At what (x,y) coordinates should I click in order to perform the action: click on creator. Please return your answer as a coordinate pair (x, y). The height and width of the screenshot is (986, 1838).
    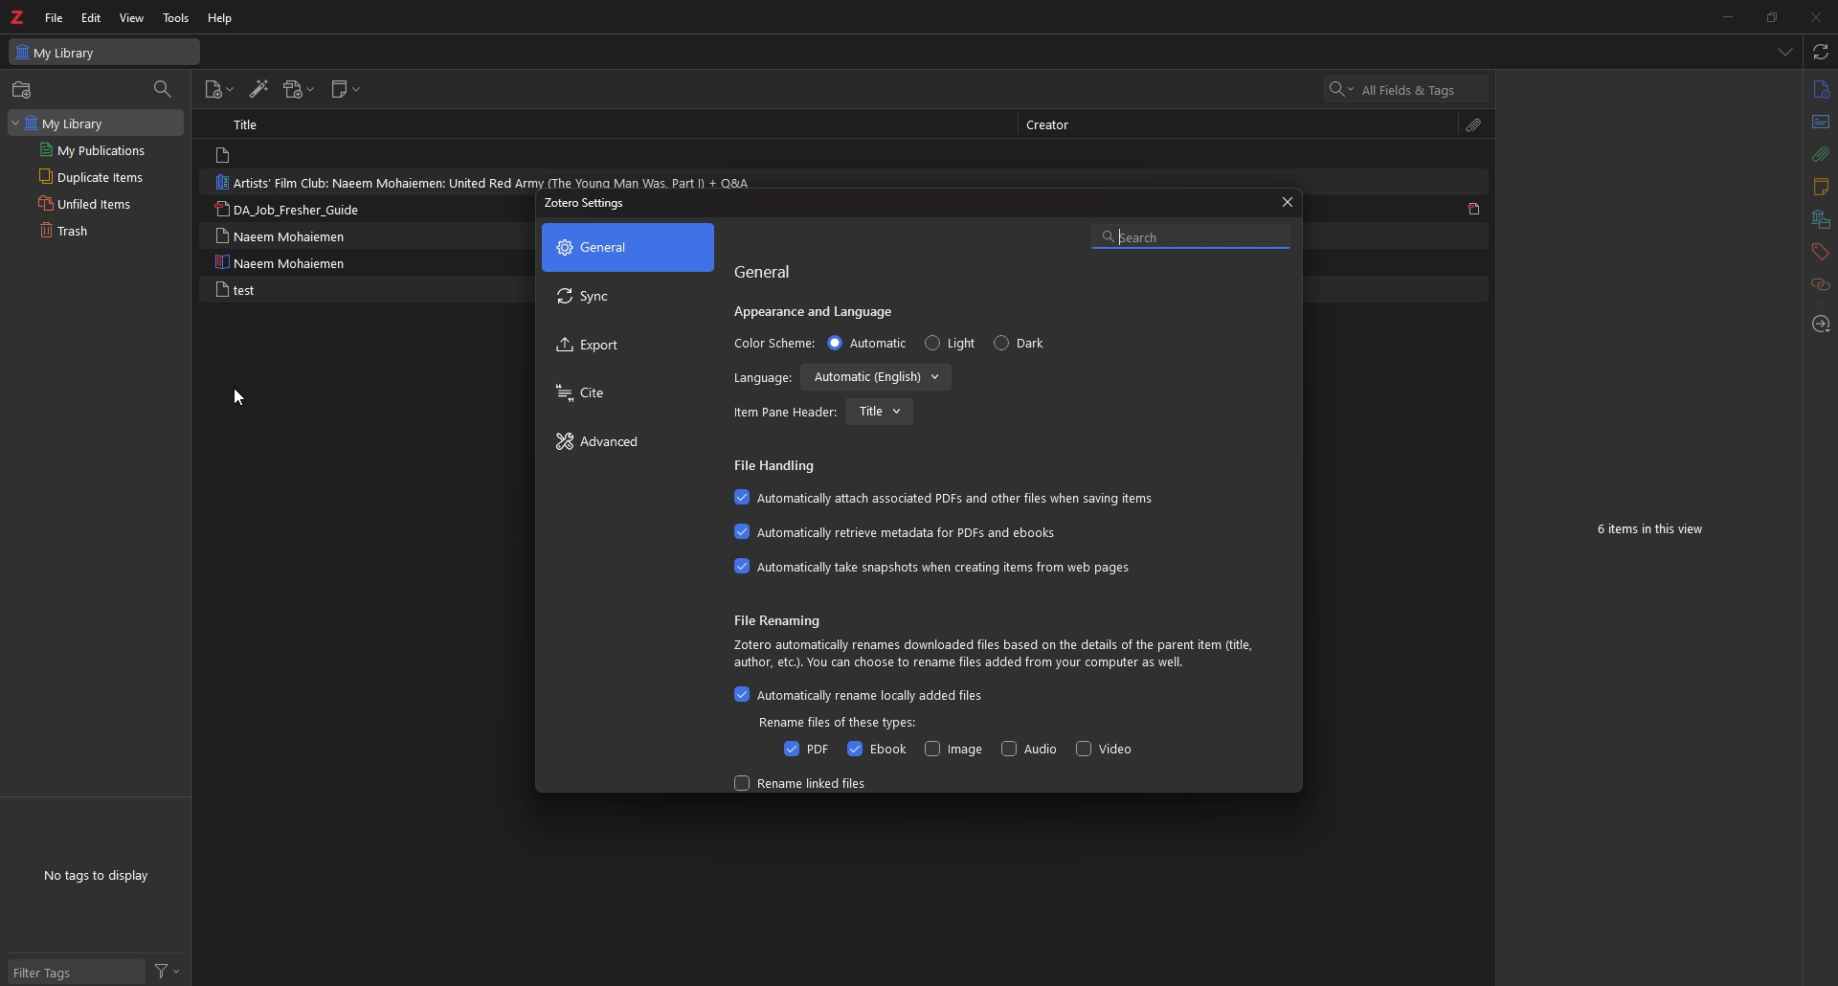
    Looking at the image, I should click on (1049, 125).